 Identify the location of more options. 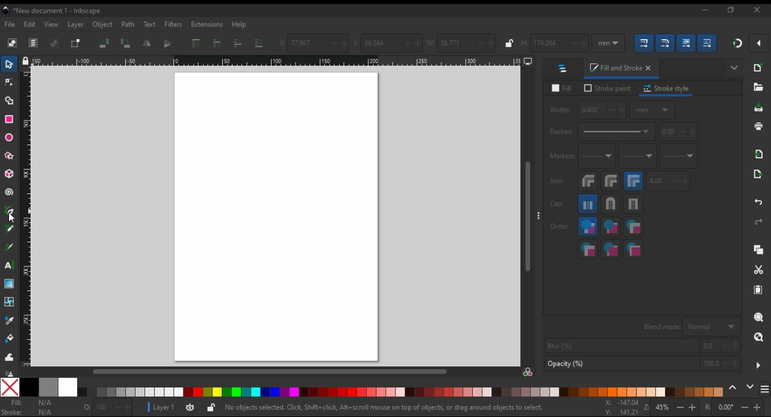
(539, 216).